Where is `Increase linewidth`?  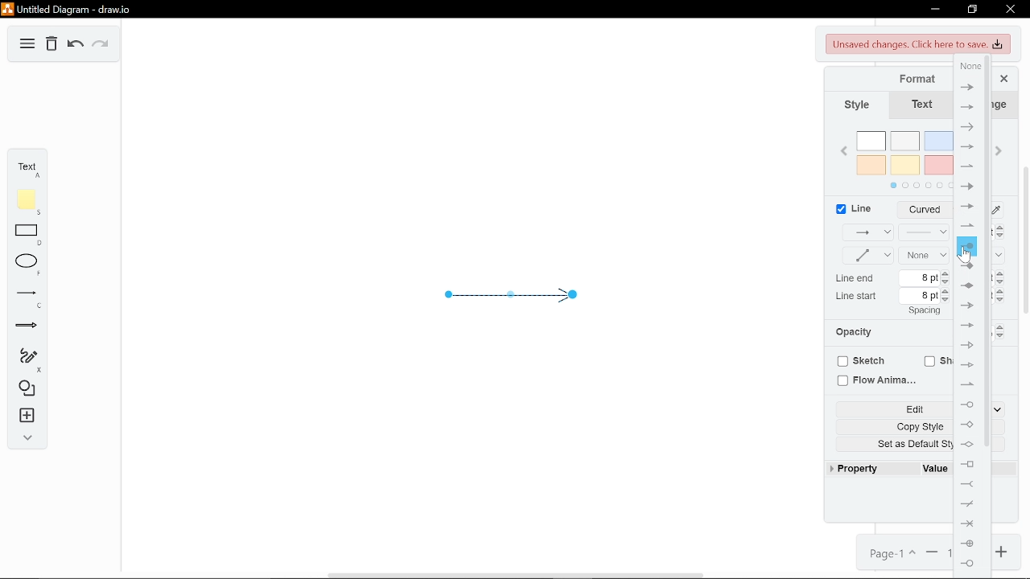
Increase linewidth is located at coordinates (1001, 228).